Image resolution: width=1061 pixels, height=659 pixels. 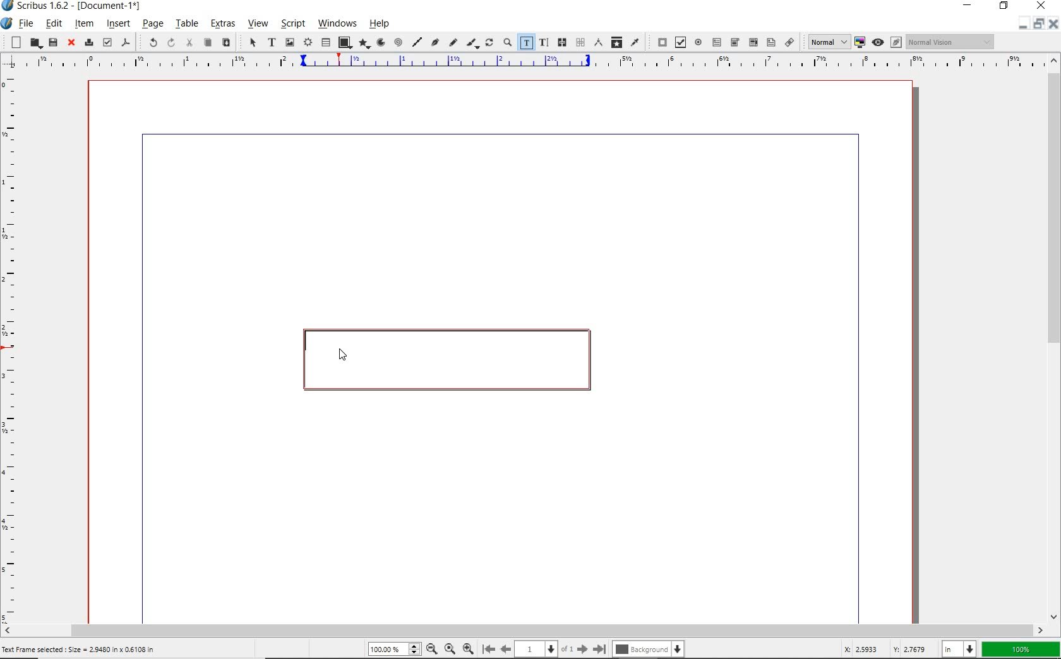 What do you see at coordinates (291, 24) in the screenshot?
I see `script` at bounding box center [291, 24].